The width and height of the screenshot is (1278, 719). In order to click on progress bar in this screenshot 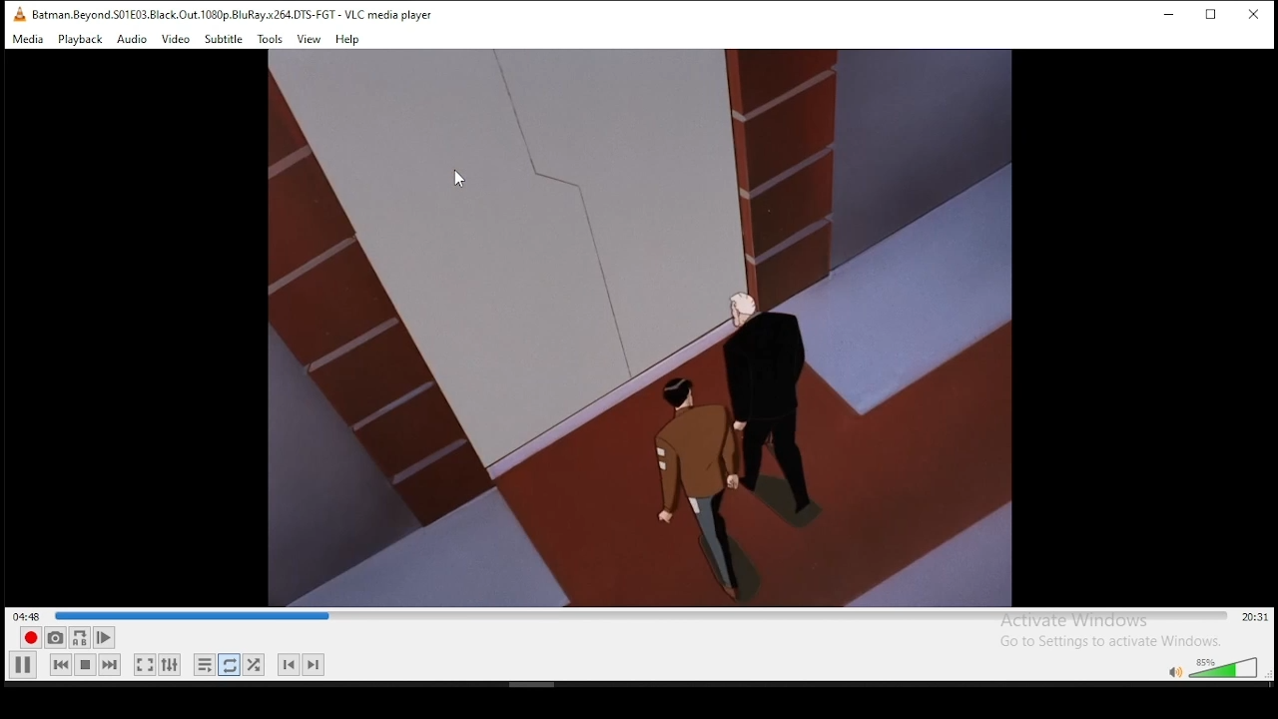, I will do `click(642, 615)`.